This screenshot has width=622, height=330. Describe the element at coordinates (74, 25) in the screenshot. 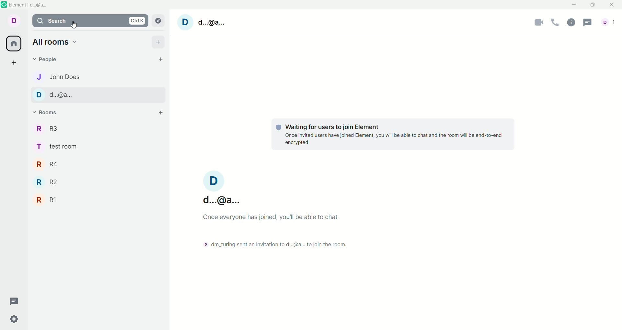

I see `Cursor` at that location.